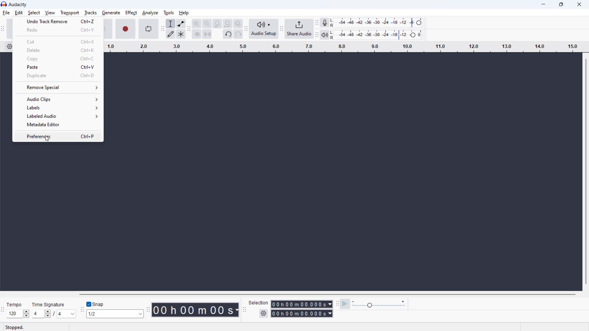 The image size is (589, 331). Describe the element at coordinates (15, 303) in the screenshot. I see `Tempo` at that location.